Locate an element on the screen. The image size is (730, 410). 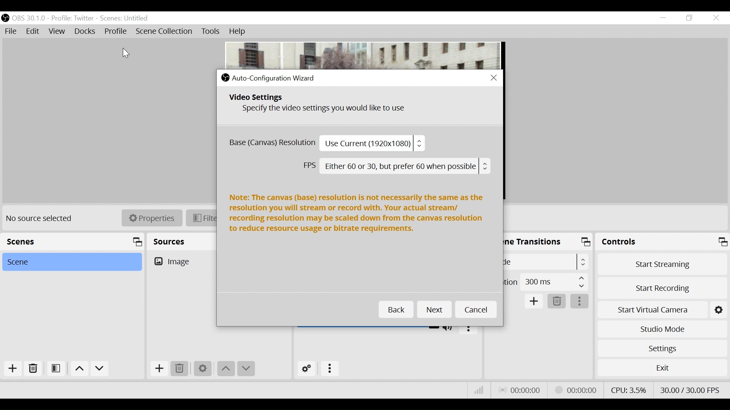
Base (Canvas) Resolution is located at coordinates (325, 143).